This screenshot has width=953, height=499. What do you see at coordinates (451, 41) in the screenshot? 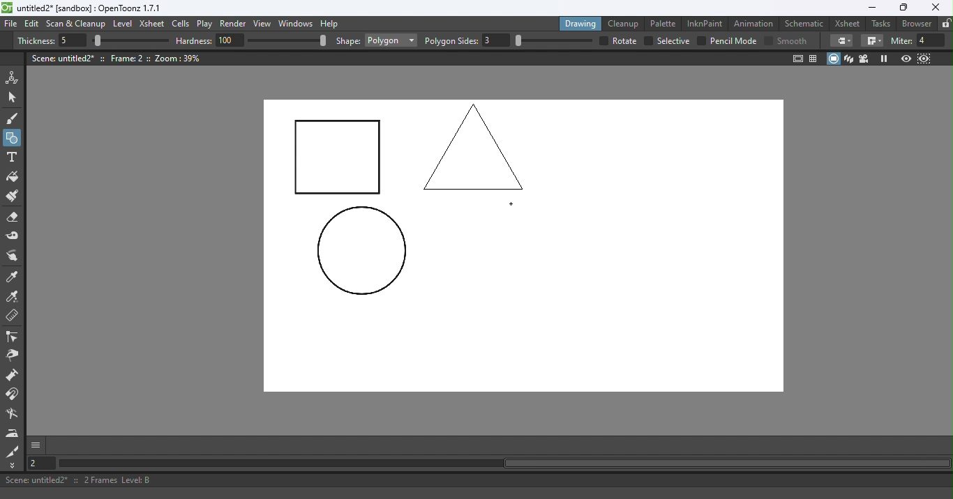
I see `Polygon slides` at bounding box center [451, 41].